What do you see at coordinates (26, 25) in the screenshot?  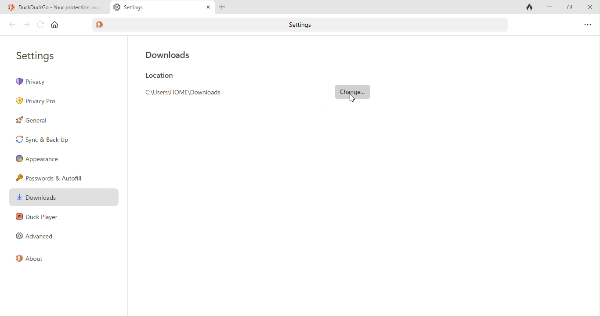 I see `forward` at bounding box center [26, 25].